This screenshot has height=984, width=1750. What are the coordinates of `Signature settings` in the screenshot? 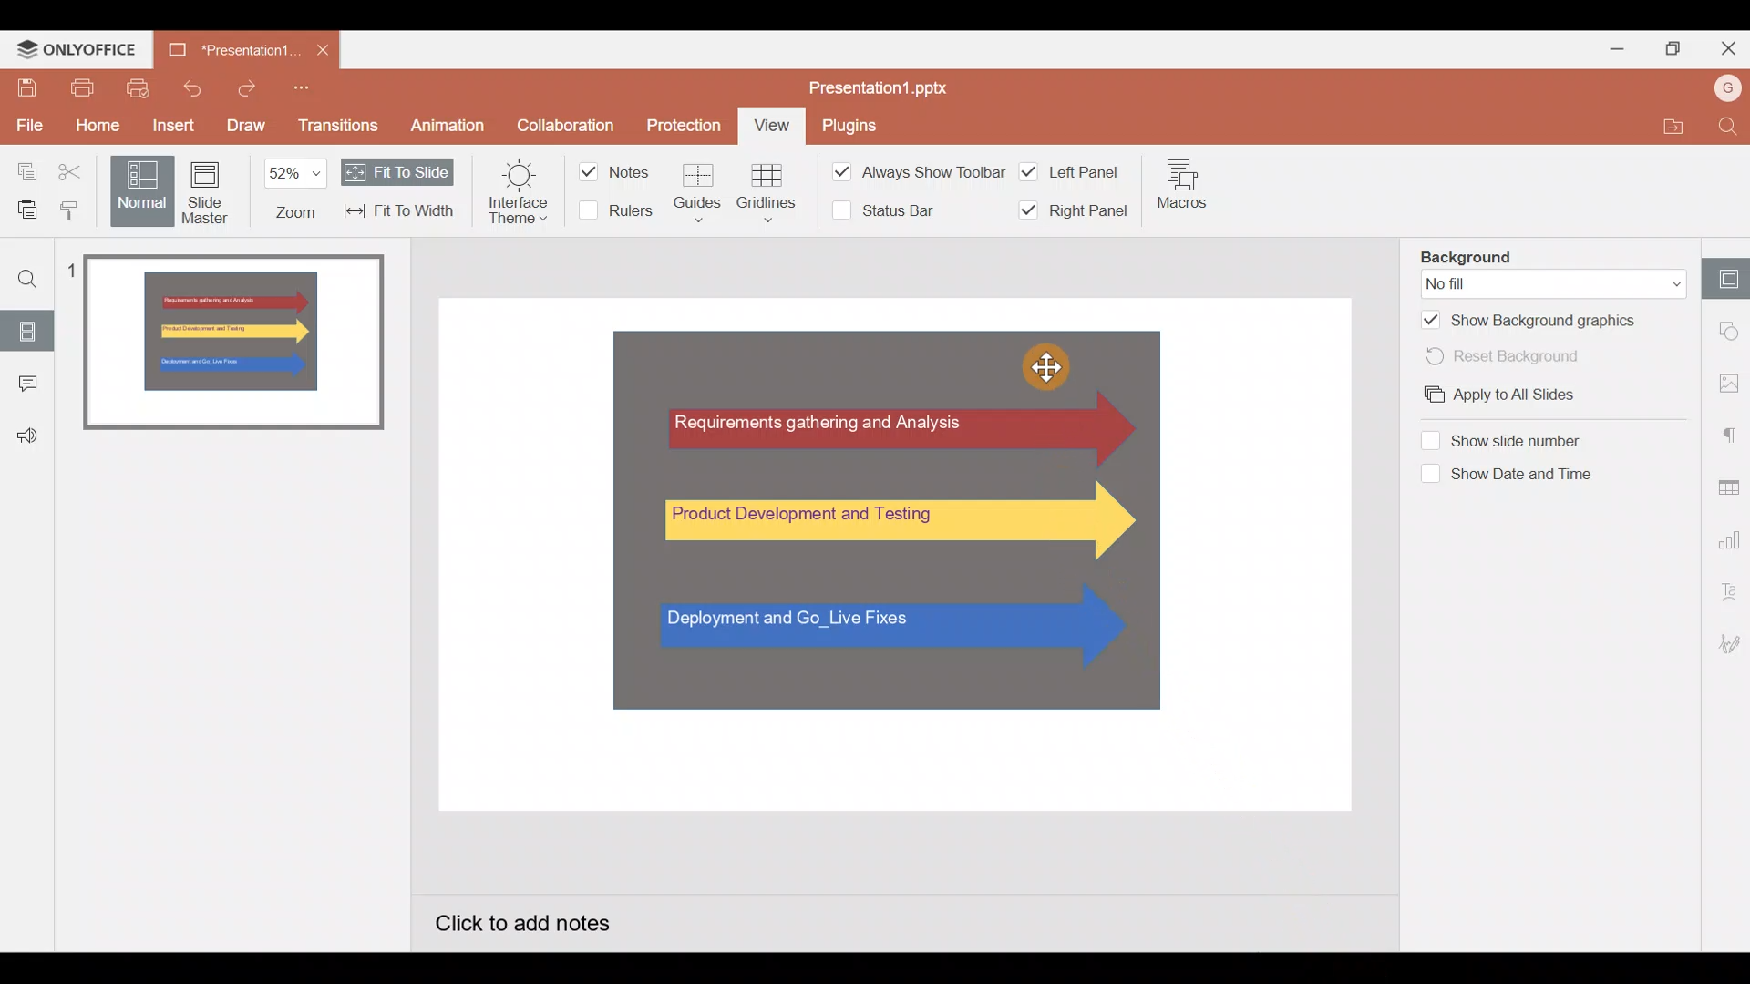 It's located at (1727, 643).